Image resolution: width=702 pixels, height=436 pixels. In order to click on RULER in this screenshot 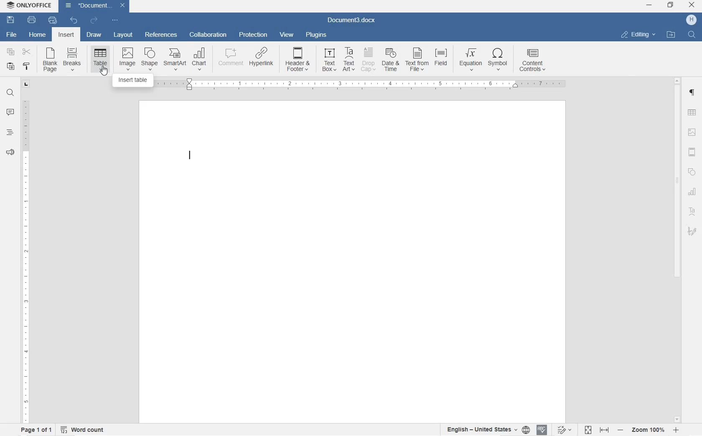, I will do `click(25, 259)`.